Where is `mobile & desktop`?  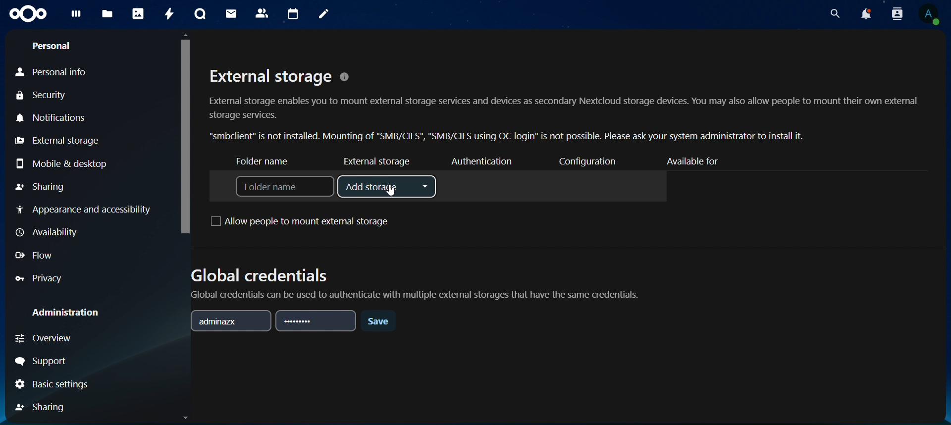 mobile & desktop is located at coordinates (61, 163).